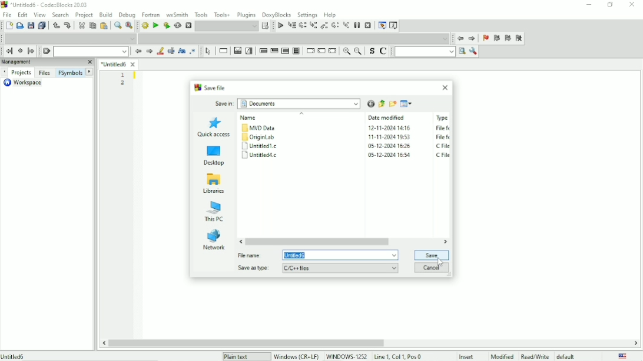 This screenshot has width=643, height=361. I want to click on Decision, so click(237, 51).